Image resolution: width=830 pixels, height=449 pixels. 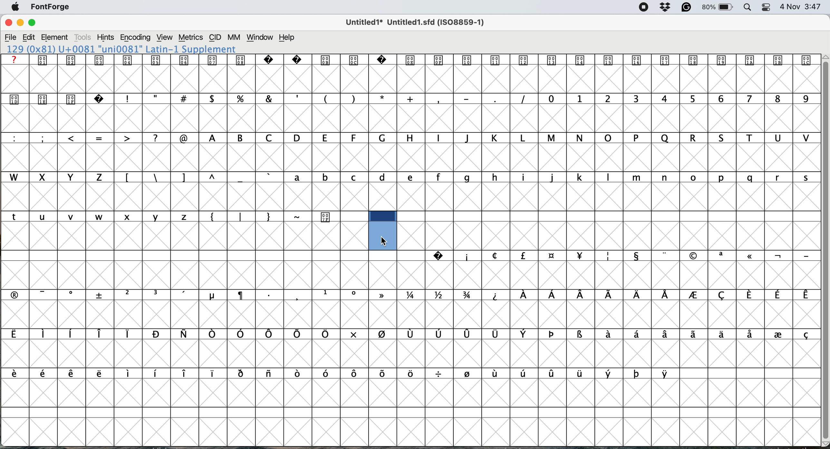 What do you see at coordinates (164, 38) in the screenshot?
I see `View` at bounding box center [164, 38].